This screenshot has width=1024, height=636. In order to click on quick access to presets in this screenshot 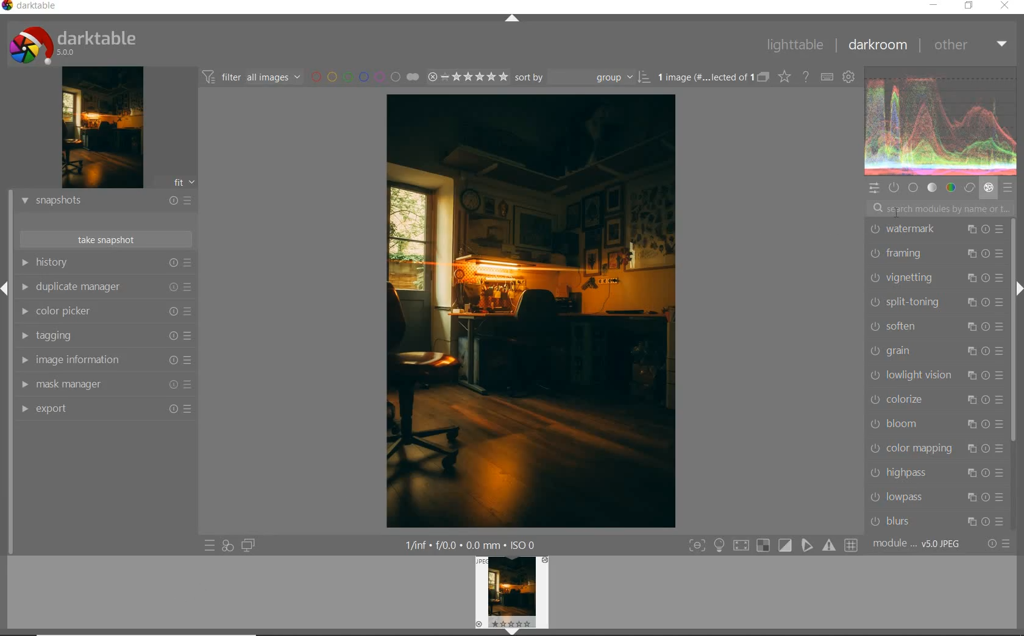, I will do `click(207, 545)`.